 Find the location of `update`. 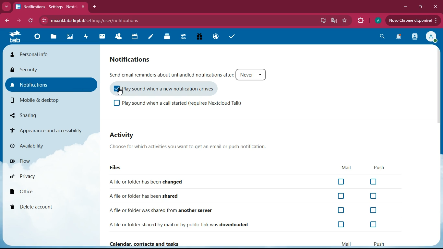

update is located at coordinates (413, 21).